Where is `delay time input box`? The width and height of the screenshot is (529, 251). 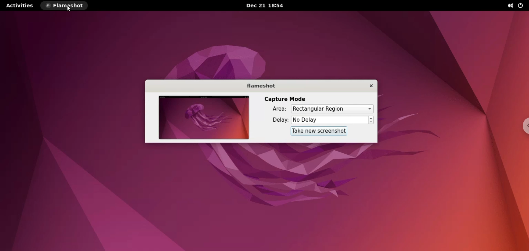 delay time input box is located at coordinates (330, 120).